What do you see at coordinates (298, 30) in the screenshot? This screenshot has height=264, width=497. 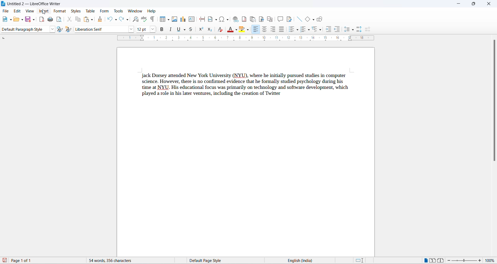 I see `toggle unordered list options` at bounding box center [298, 30].